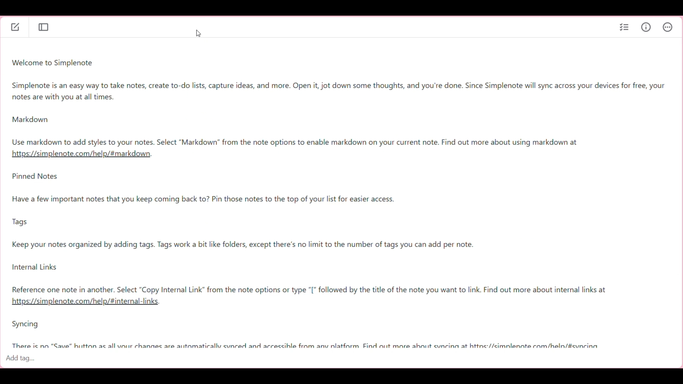  What do you see at coordinates (646, 27) in the screenshot?
I see `Info` at bounding box center [646, 27].